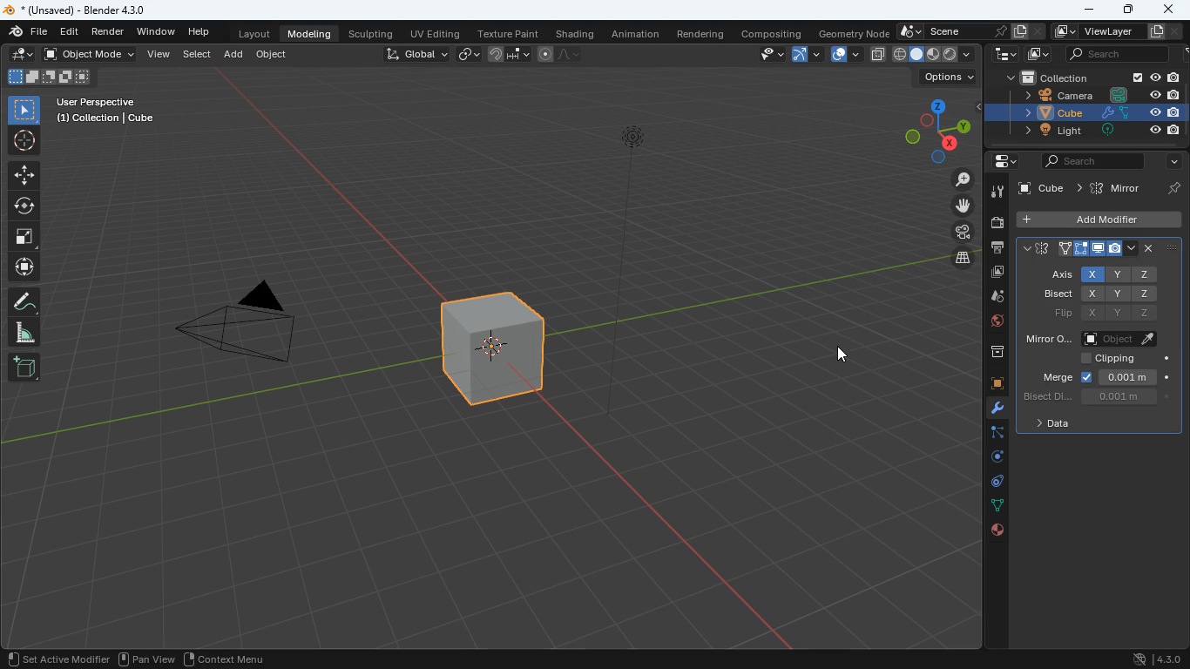 Image resolution: width=1190 pixels, height=669 pixels. What do you see at coordinates (17, 53) in the screenshot?
I see `edit` at bounding box center [17, 53].